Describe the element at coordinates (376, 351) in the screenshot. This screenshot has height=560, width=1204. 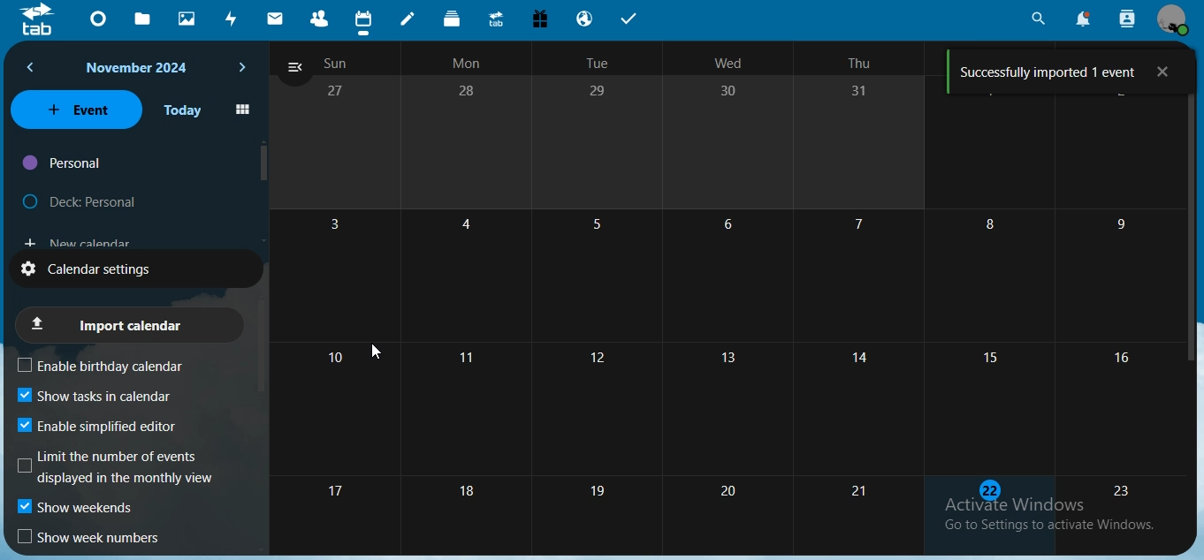
I see `cursor` at that location.